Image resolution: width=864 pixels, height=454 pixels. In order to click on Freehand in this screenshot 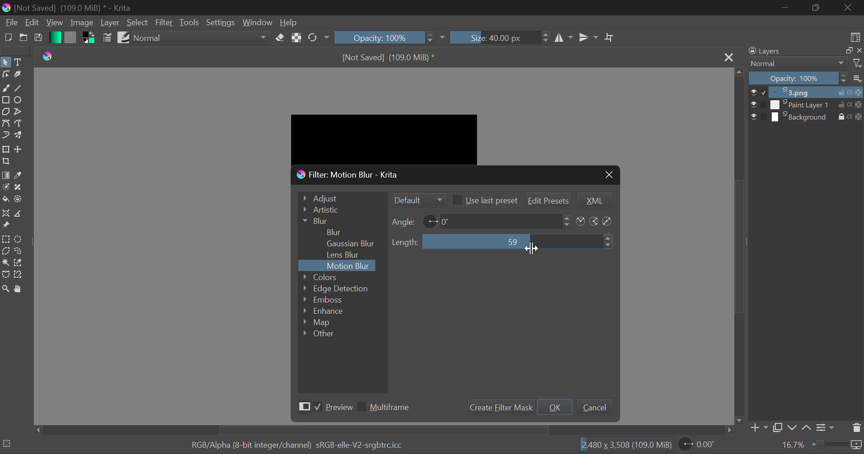, I will do `click(6, 88)`.